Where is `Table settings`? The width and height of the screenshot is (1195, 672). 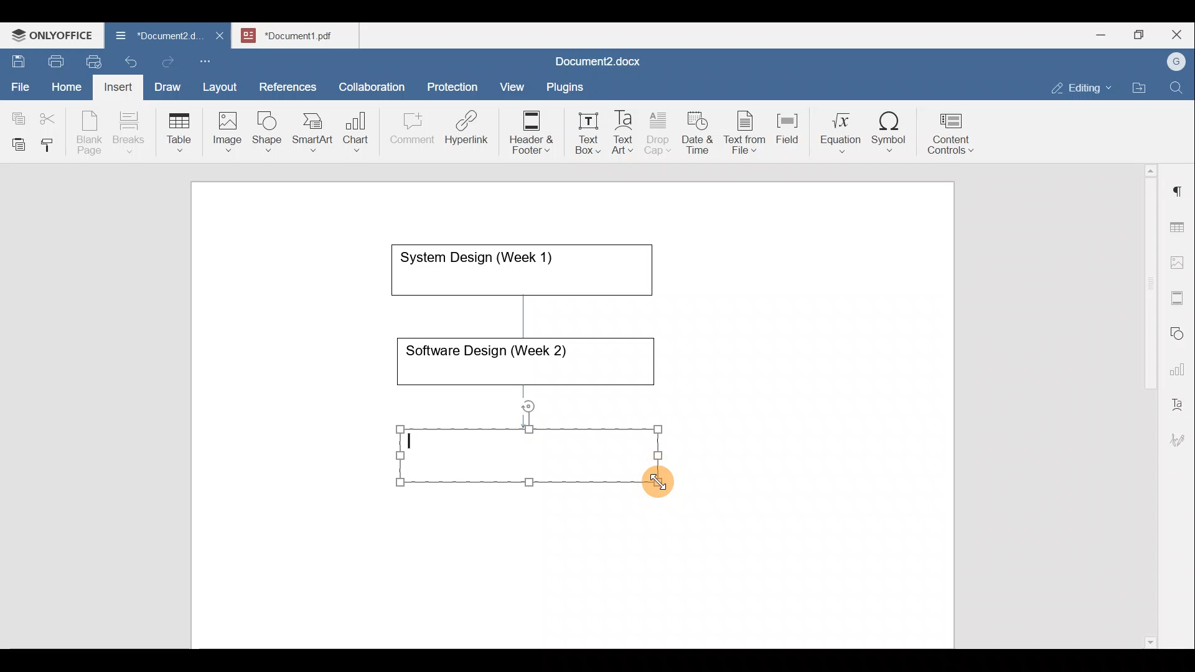 Table settings is located at coordinates (1179, 226).